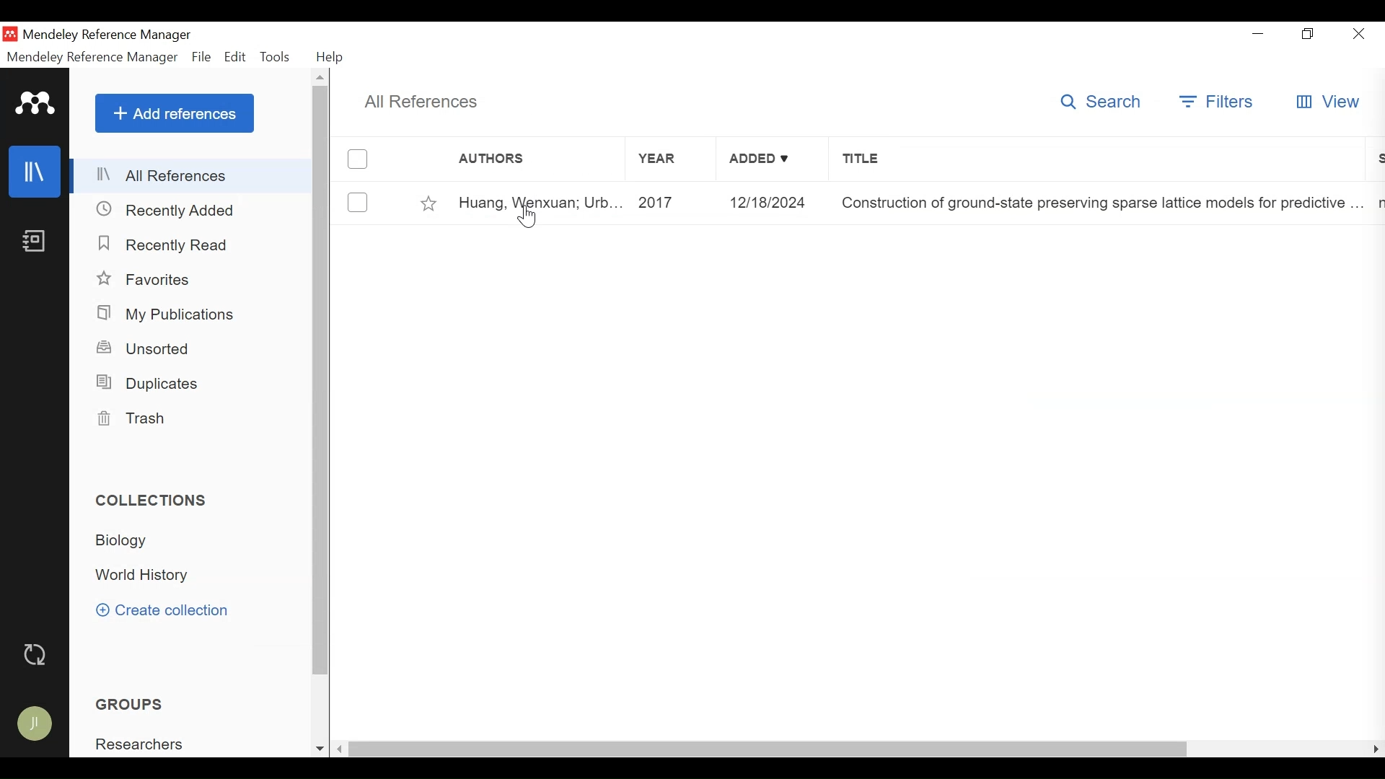 The width and height of the screenshot is (1385, 779). What do you see at coordinates (330, 57) in the screenshot?
I see `Help` at bounding box center [330, 57].